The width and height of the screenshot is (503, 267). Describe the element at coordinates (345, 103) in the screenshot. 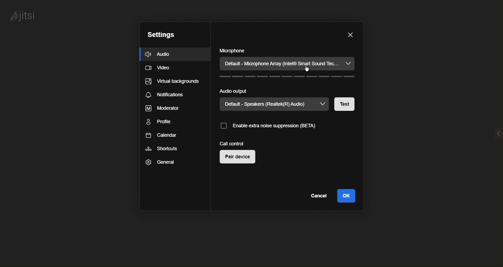

I see `Test` at that location.